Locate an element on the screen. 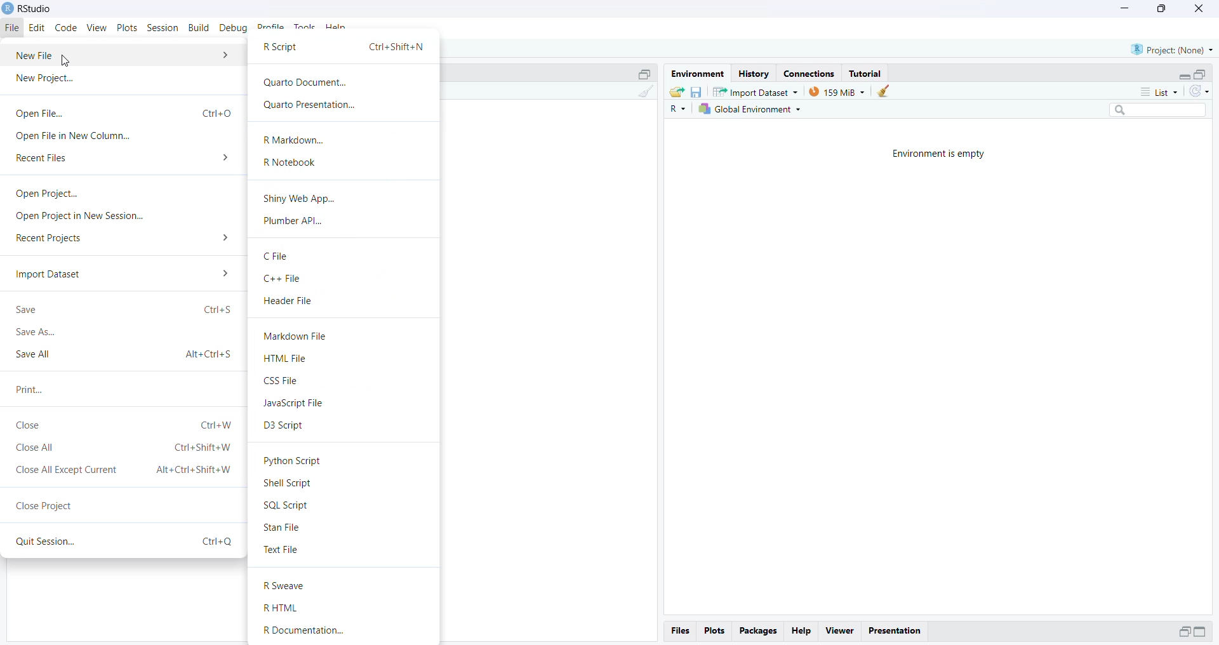  Import dataset is located at coordinates (755, 91).